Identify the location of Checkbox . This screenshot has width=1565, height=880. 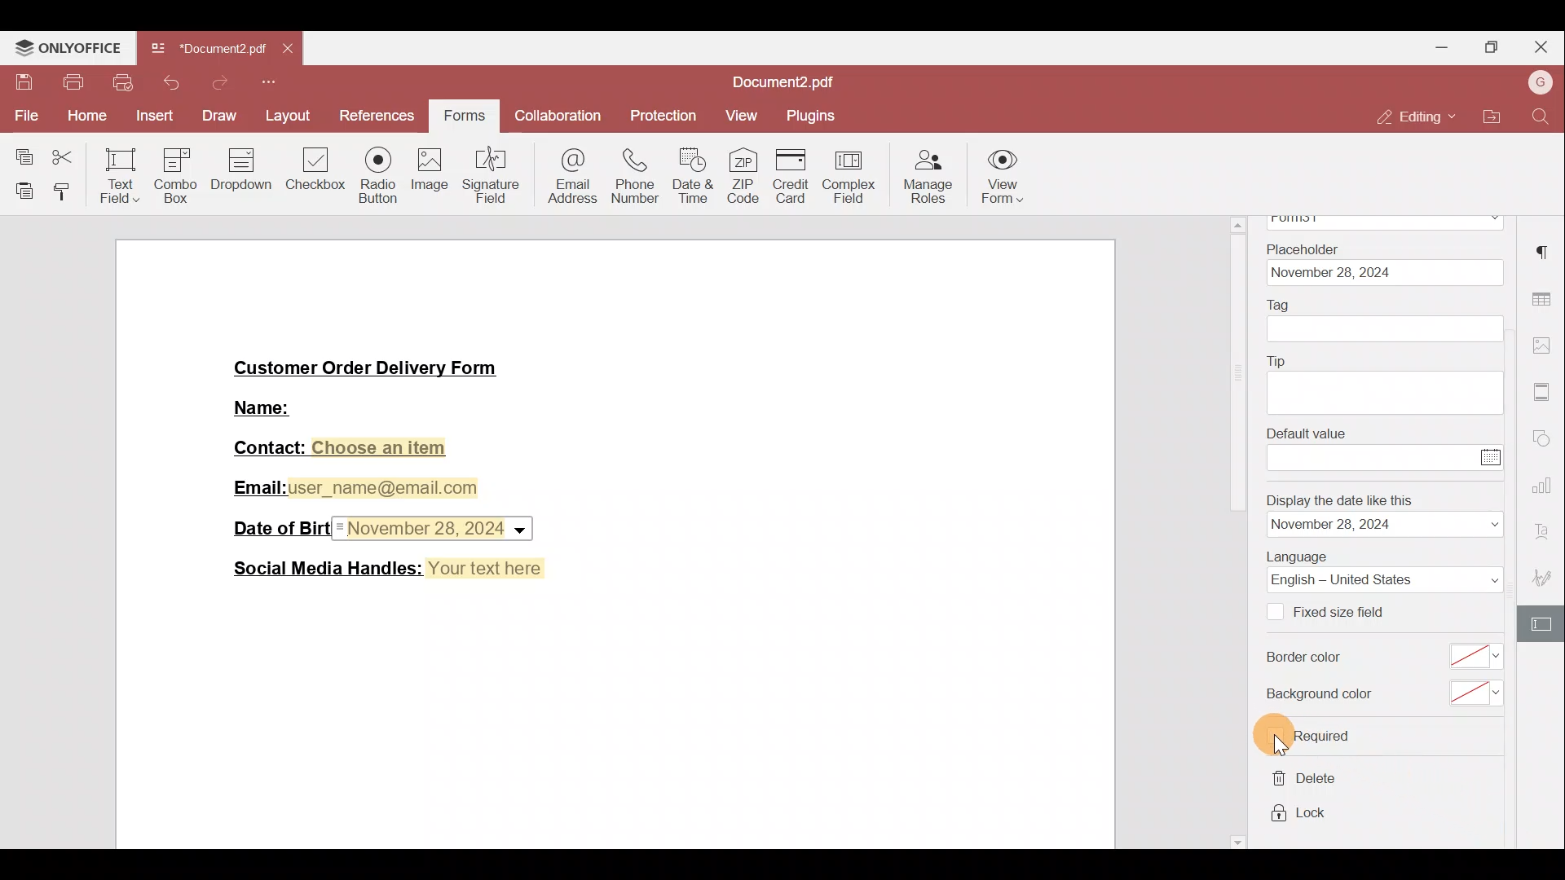
(1276, 613).